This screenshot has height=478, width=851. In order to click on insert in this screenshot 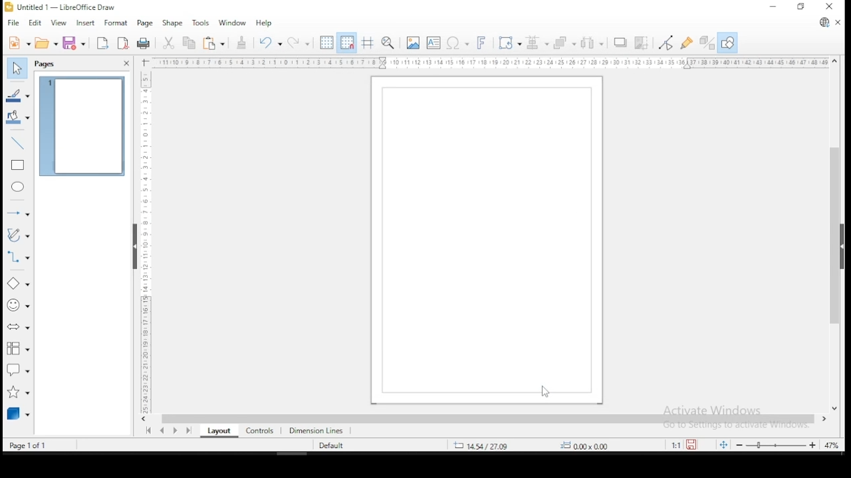, I will do `click(86, 24)`.